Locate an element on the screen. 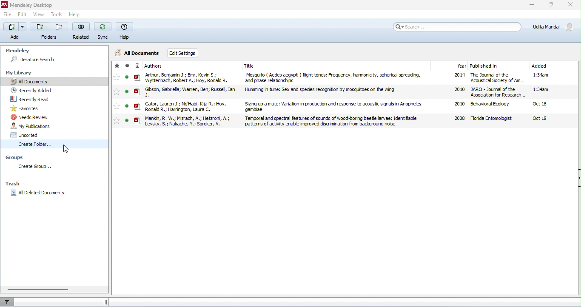 The height and width of the screenshot is (307, 581). authors is located at coordinates (149, 65).